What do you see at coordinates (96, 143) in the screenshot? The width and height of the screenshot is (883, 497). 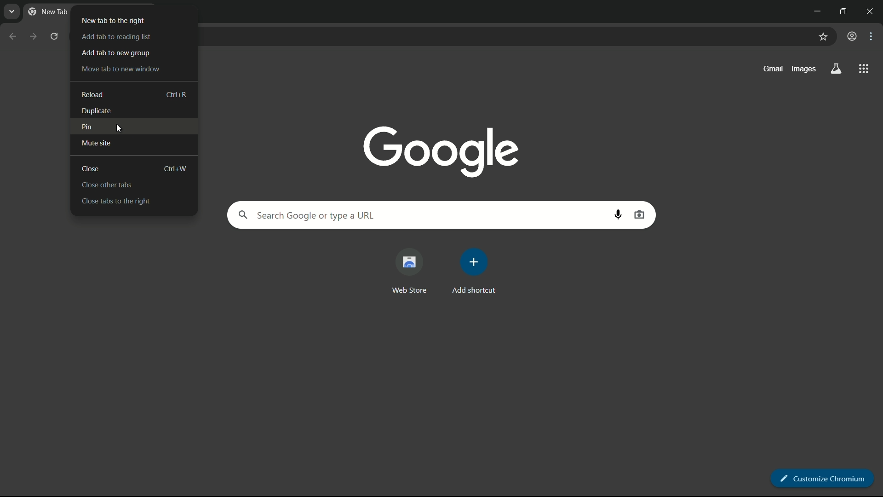 I see `mute site` at bounding box center [96, 143].